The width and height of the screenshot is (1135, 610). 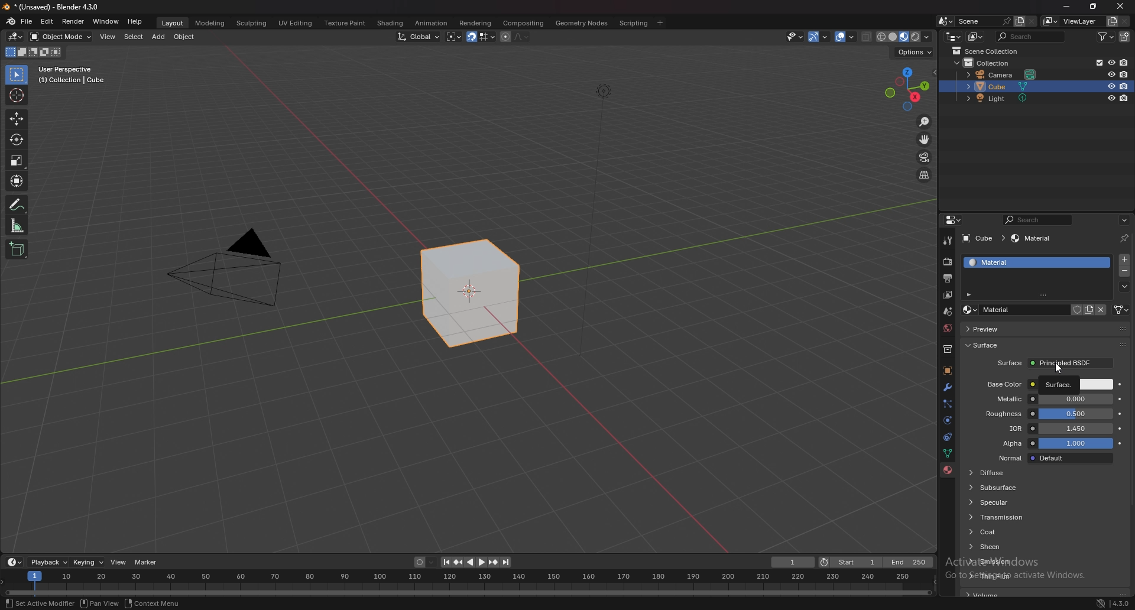 What do you see at coordinates (821, 36) in the screenshot?
I see `gizmo` at bounding box center [821, 36].